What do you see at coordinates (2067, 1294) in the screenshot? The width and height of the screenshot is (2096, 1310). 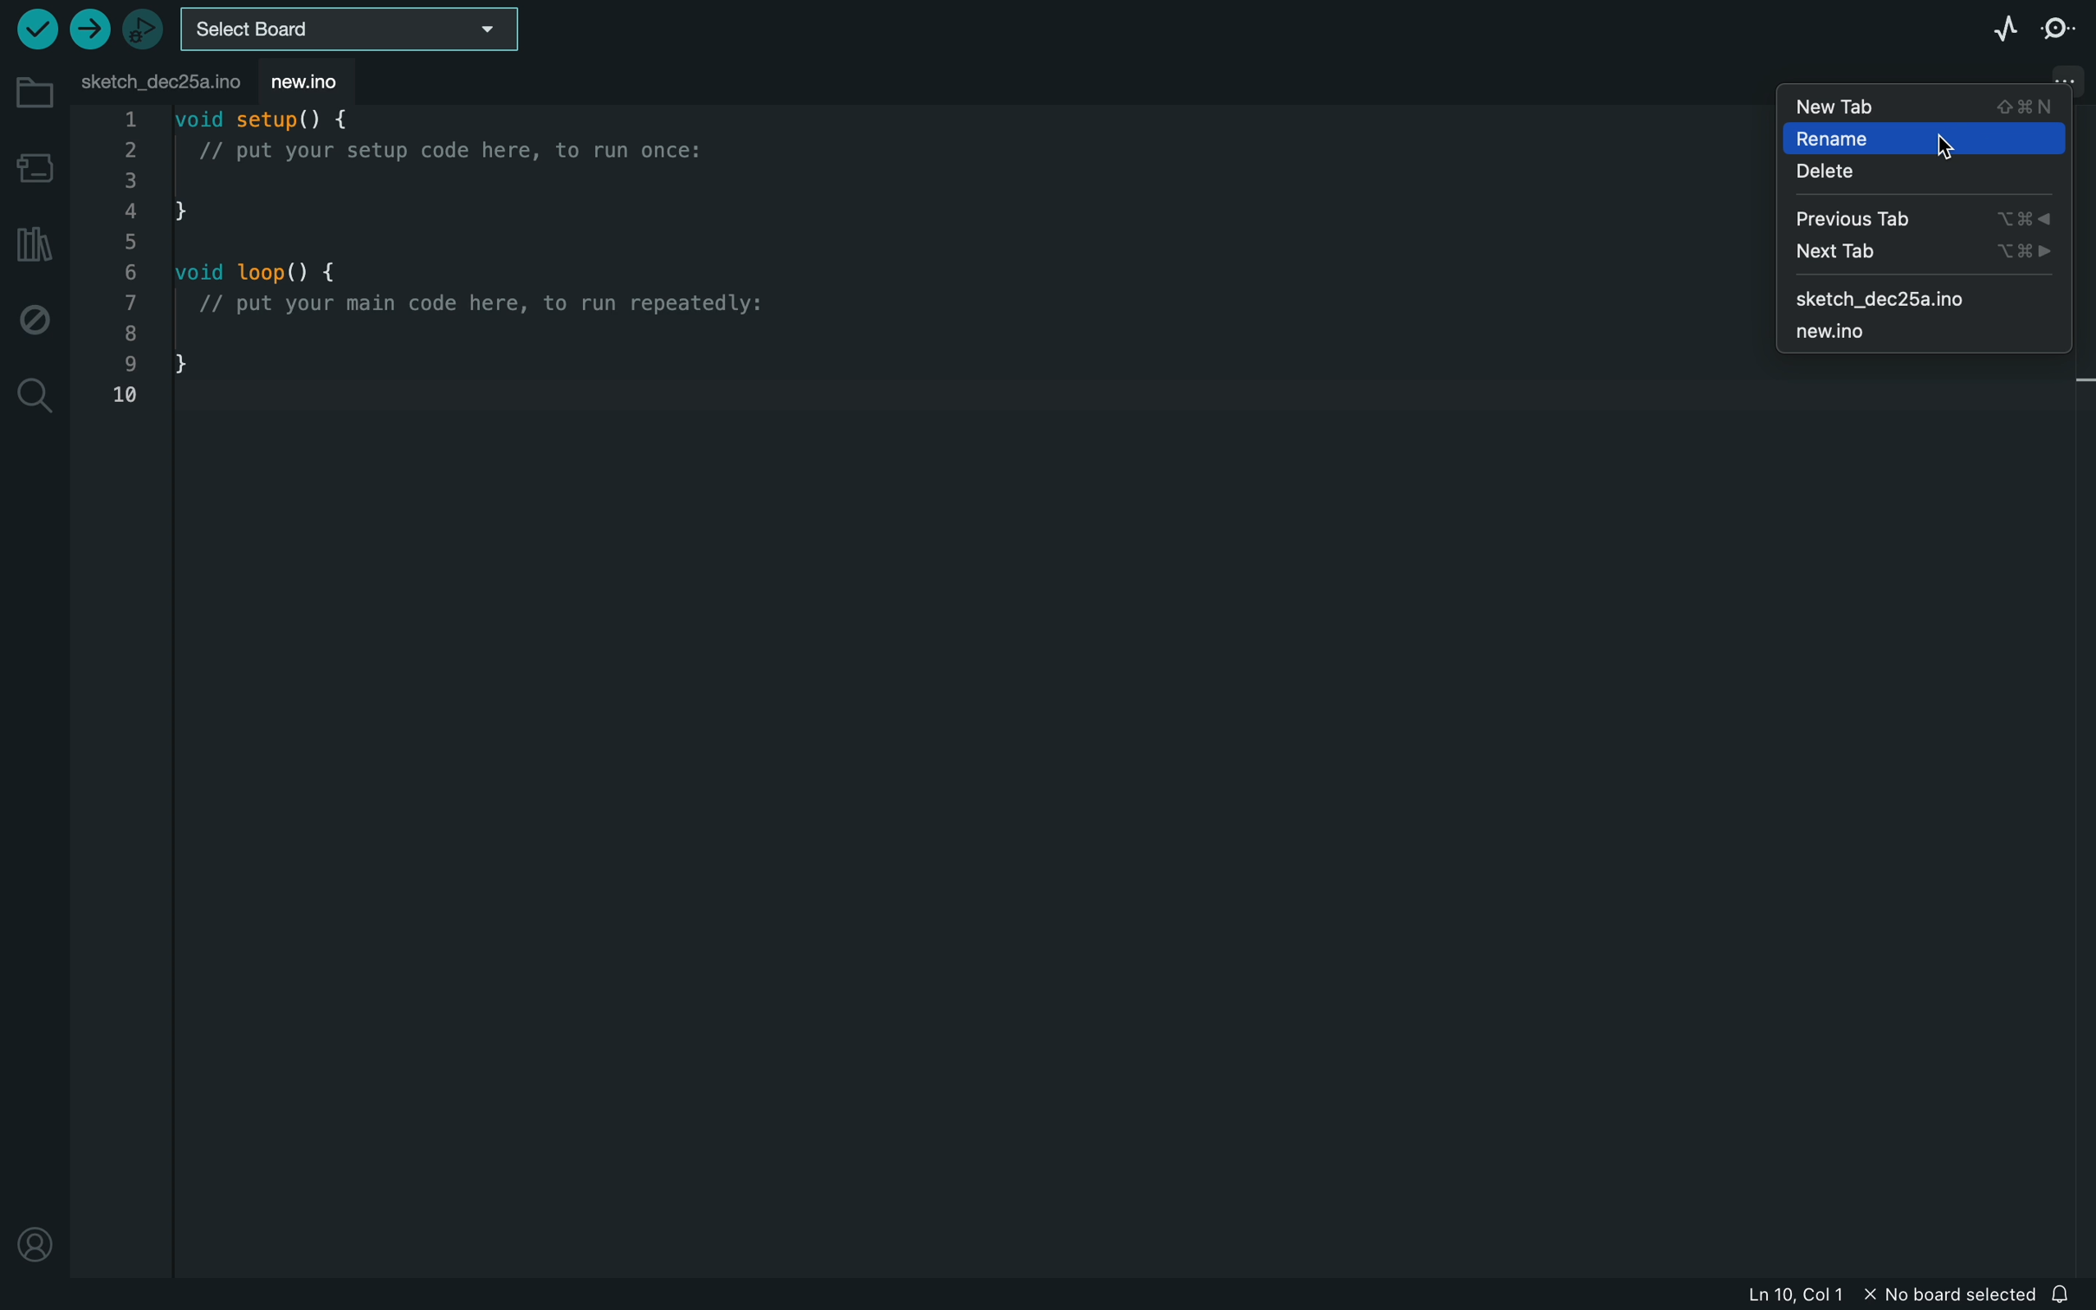 I see `notification` at bounding box center [2067, 1294].